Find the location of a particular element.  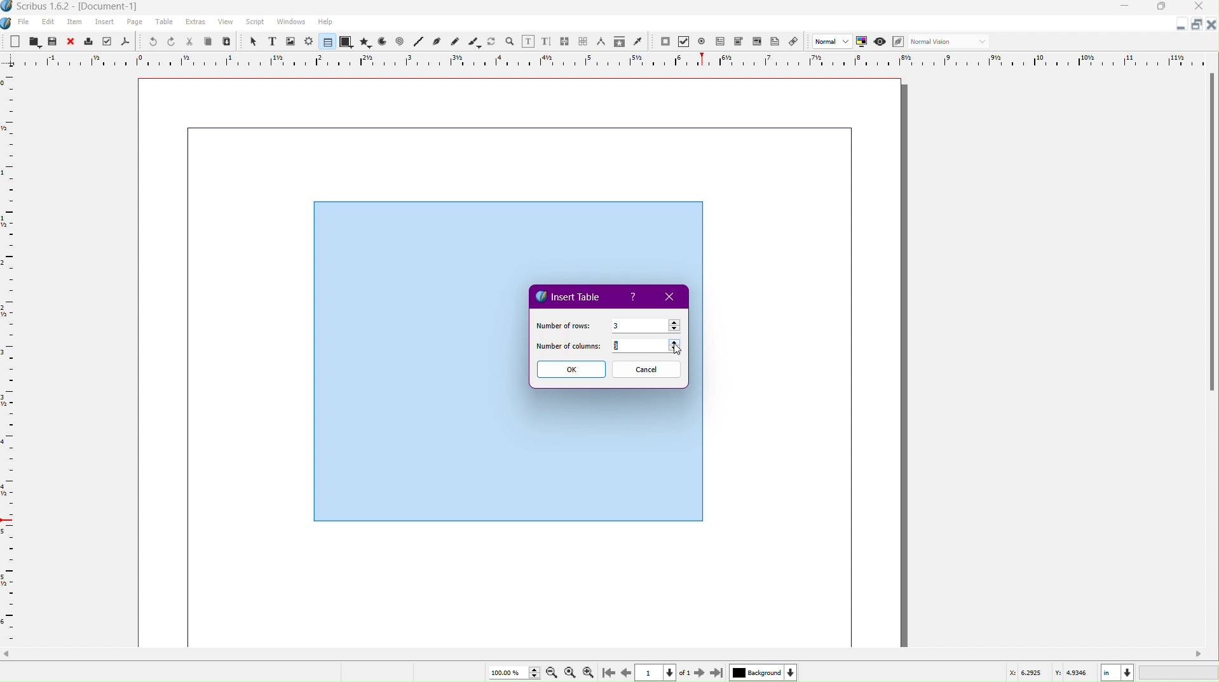

Rotate Item is located at coordinates (491, 41).